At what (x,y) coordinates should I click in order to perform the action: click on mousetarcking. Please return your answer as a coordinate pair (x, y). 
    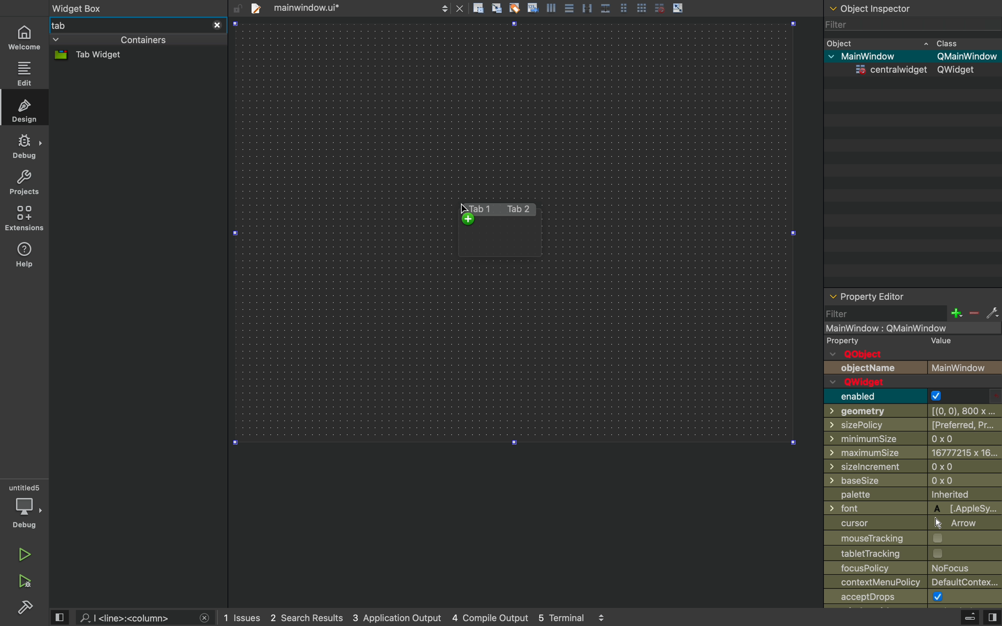
    Looking at the image, I should click on (909, 539).